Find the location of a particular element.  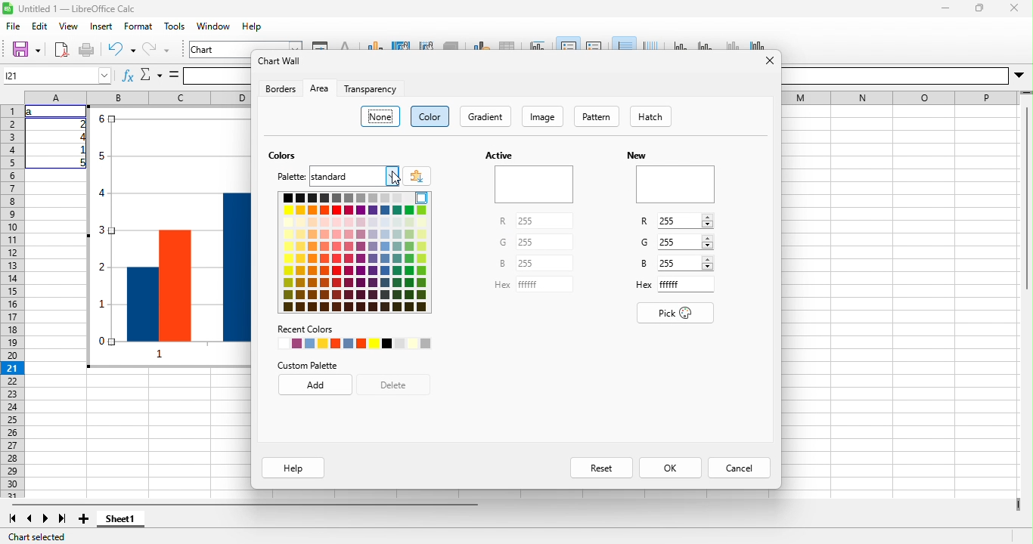

data range is located at coordinates (481, 45).